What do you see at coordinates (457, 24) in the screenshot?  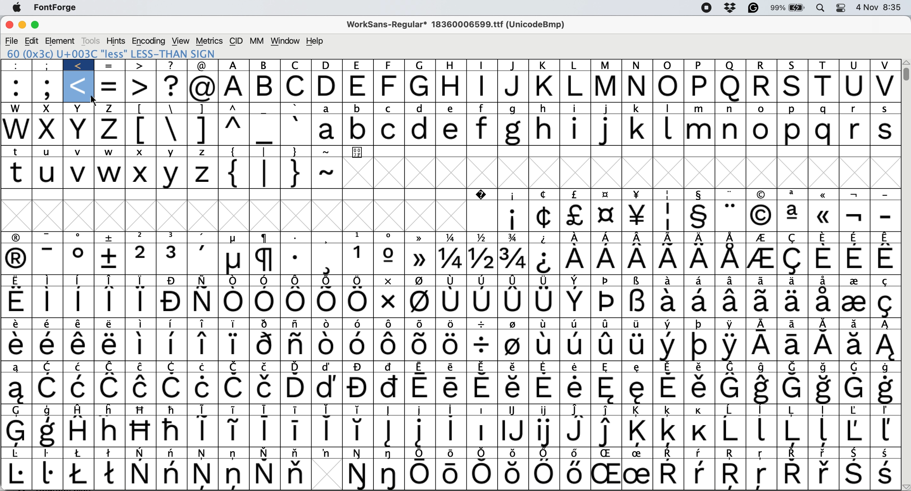 I see `WorkSans-Regular* 18360006599.ttf (UnicodeBmp)` at bounding box center [457, 24].